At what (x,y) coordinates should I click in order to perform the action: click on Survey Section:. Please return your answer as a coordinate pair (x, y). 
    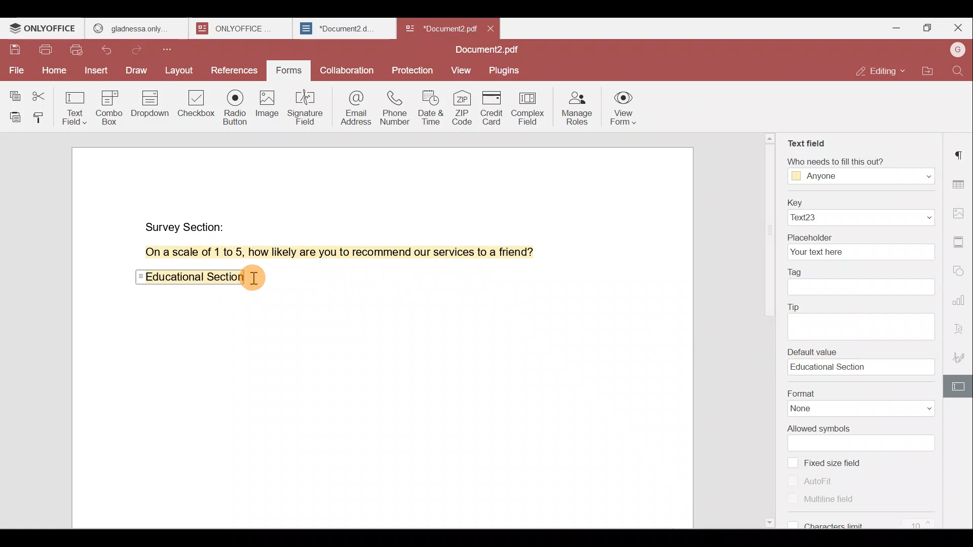
    Looking at the image, I should click on (186, 225).